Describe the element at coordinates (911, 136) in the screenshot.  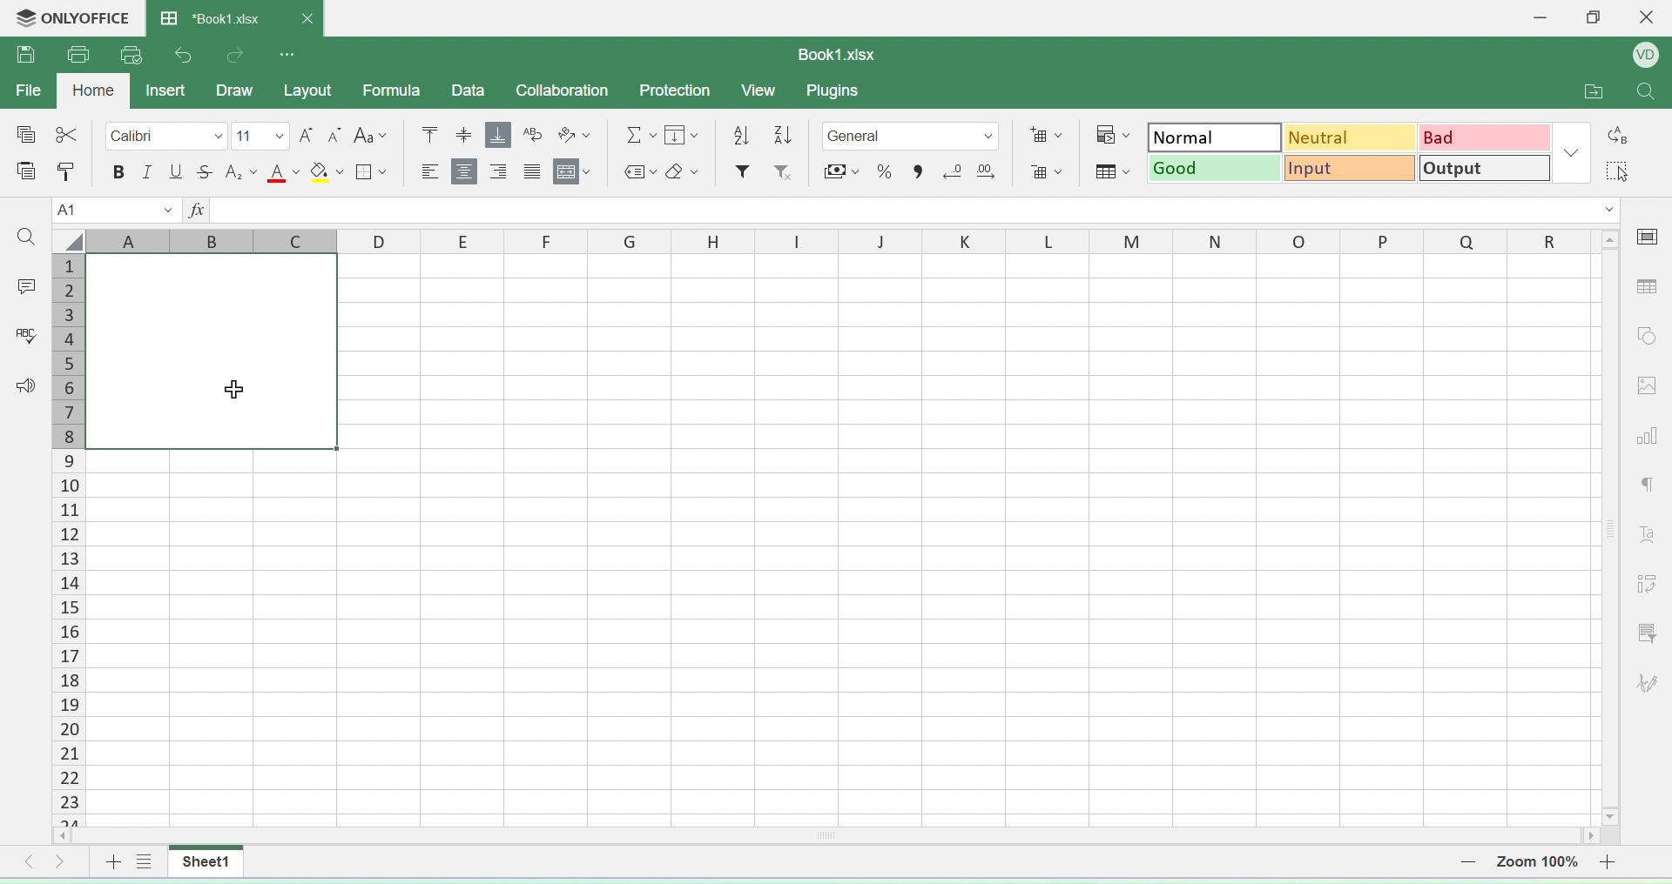
I see `format` at that location.